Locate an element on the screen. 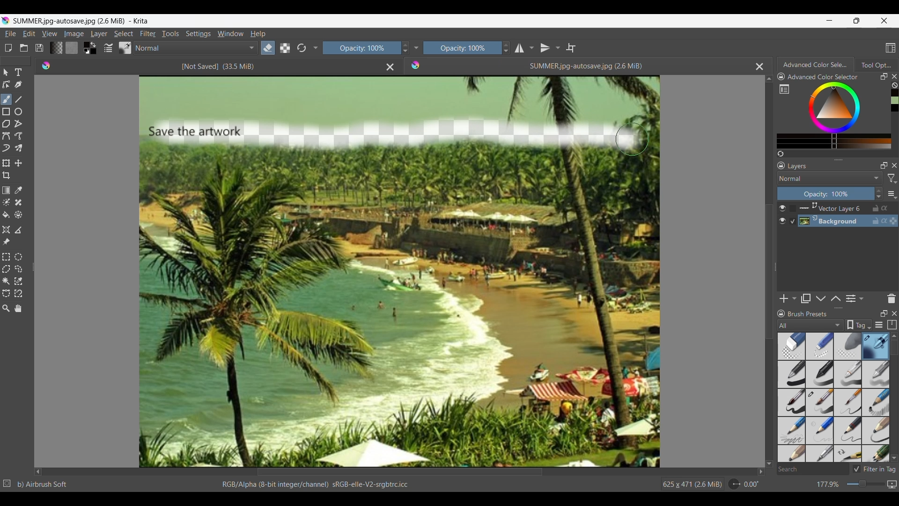 The image size is (899, 506). [Not Saved] (33.5 MiB) is located at coordinates (217, 67).